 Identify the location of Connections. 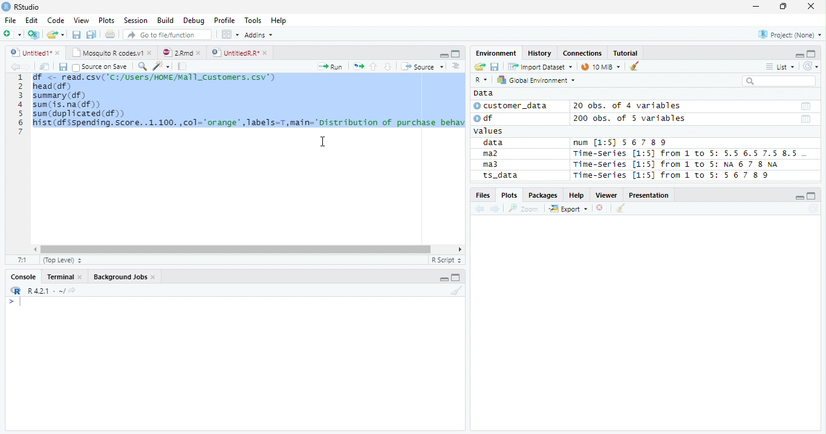
(582, 53).